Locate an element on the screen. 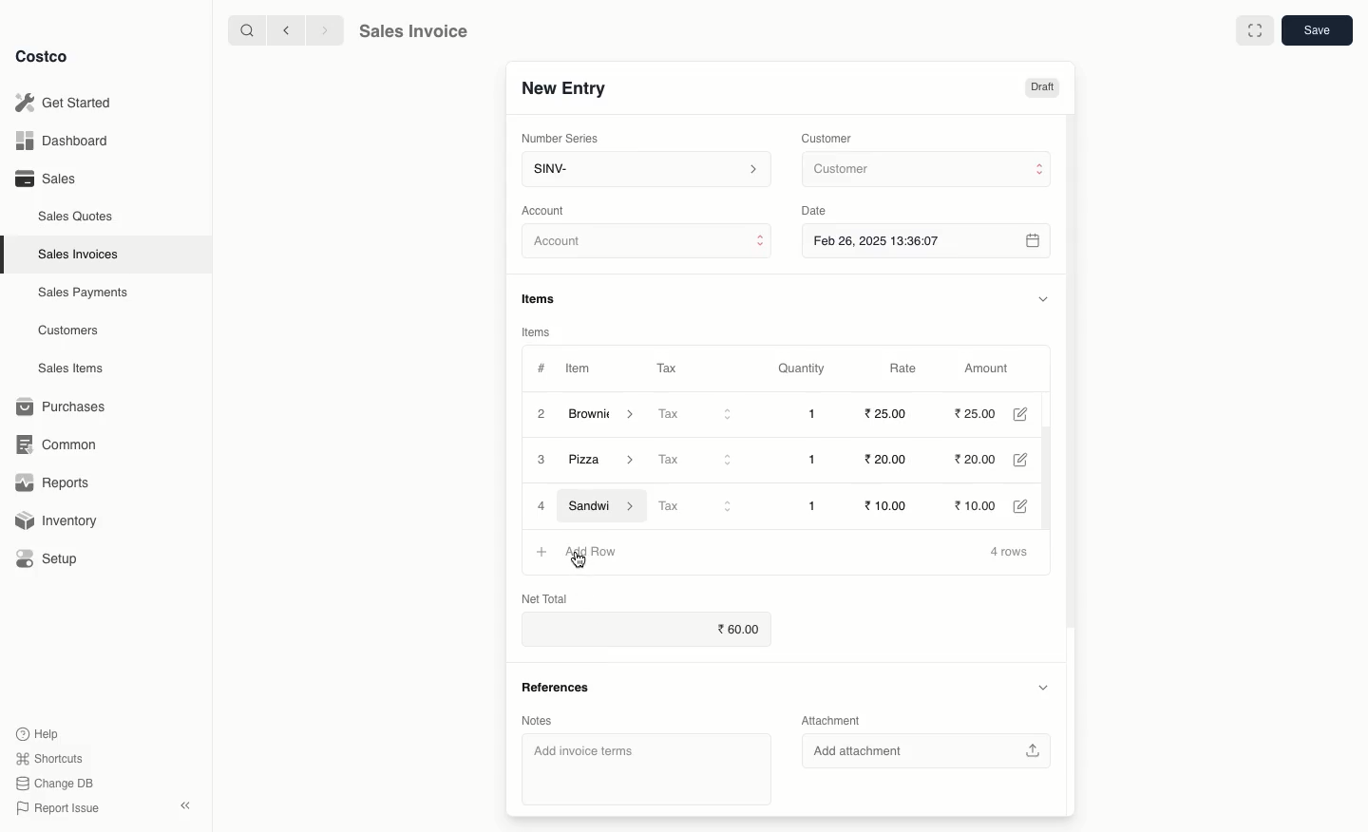 This screenshot has width=1368, height=832. ‘Add invoice terms is located at coordinates (639, 768).